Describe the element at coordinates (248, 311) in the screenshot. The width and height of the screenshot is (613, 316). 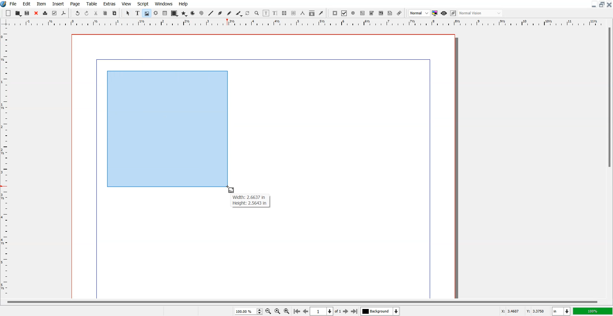
I see `Select Zoom Level` at that location.